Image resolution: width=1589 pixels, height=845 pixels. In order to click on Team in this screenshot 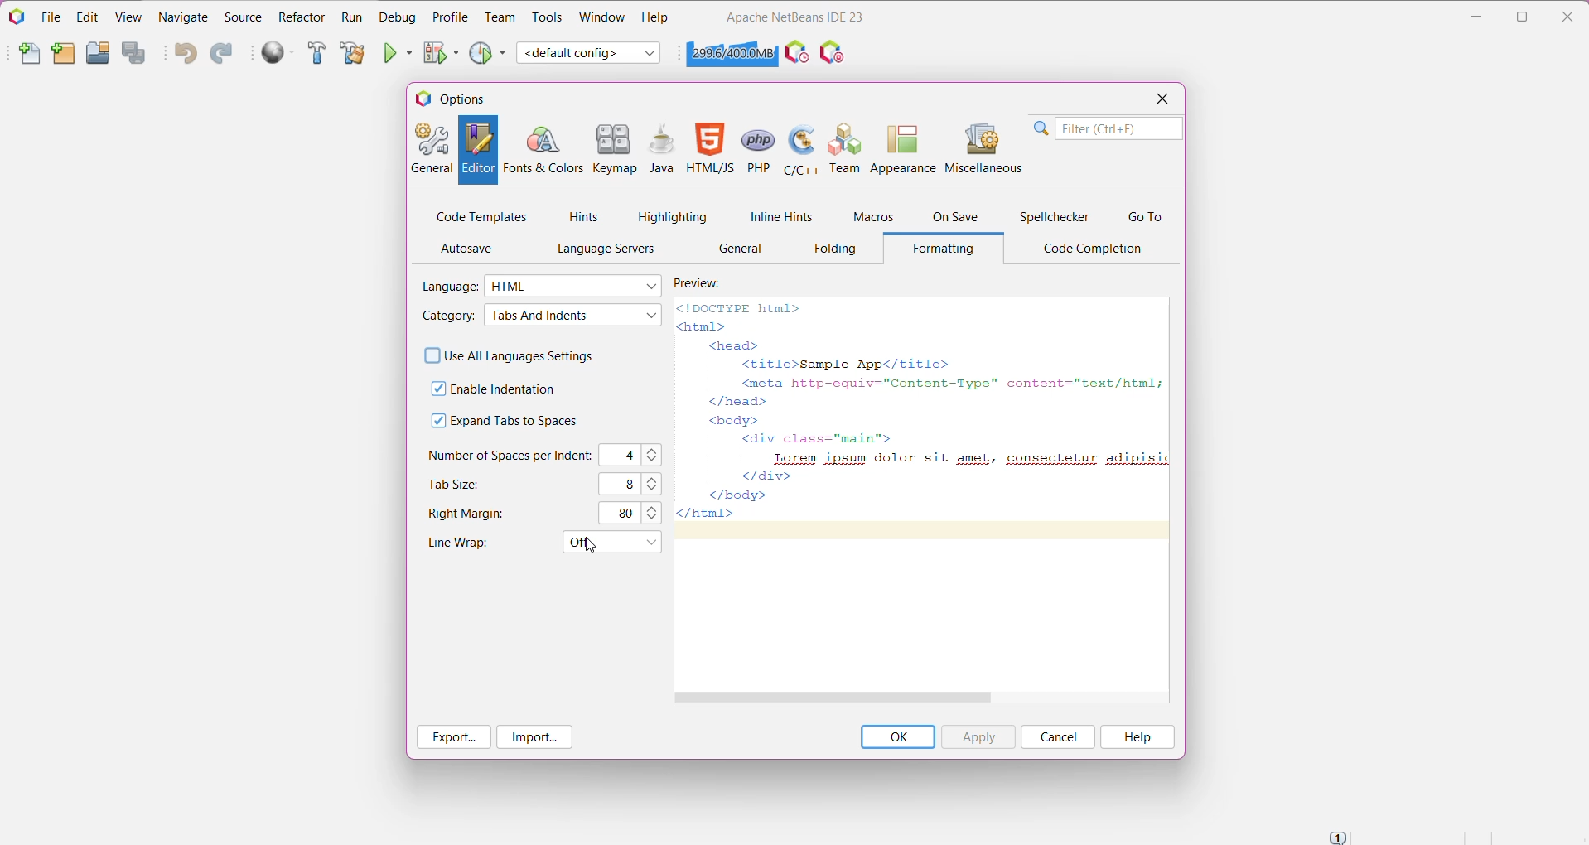, I will do `click(843, 147)`.